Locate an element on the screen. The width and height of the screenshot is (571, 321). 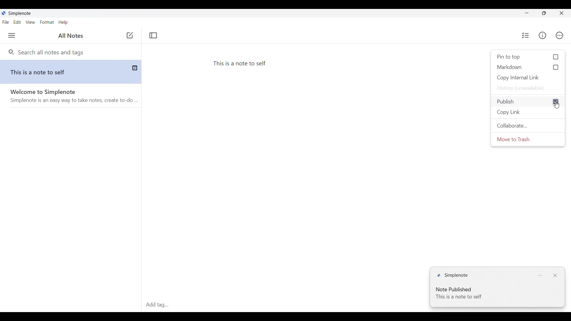
Close  is located at coordinates (561, 13).